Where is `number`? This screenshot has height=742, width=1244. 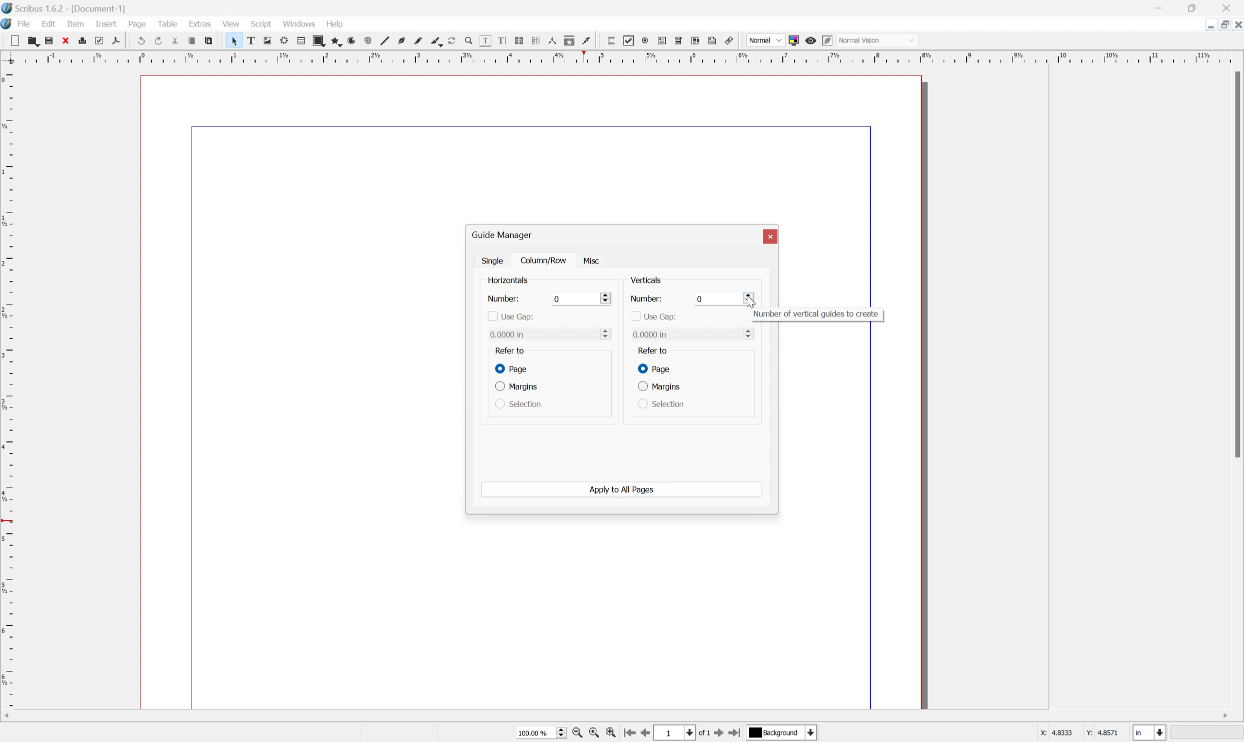
number is located at coordinates (504, 299).